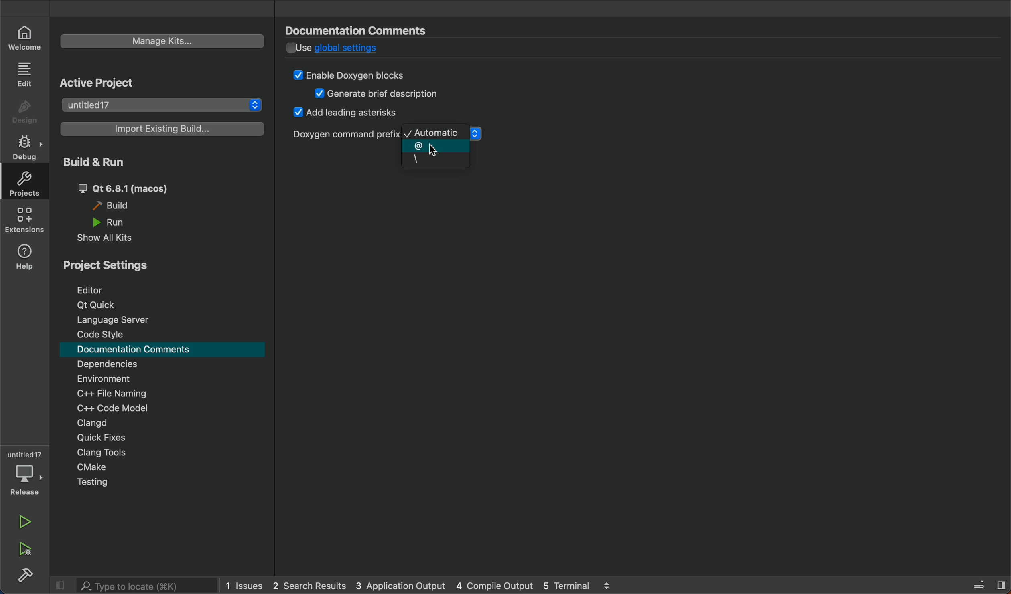 Image resolution: width=1011 pixels, height=594 pixels. What do you see at coordinates (111, 239) in the screenshot?
I see `show all kits` at bounding box center [111, 239].